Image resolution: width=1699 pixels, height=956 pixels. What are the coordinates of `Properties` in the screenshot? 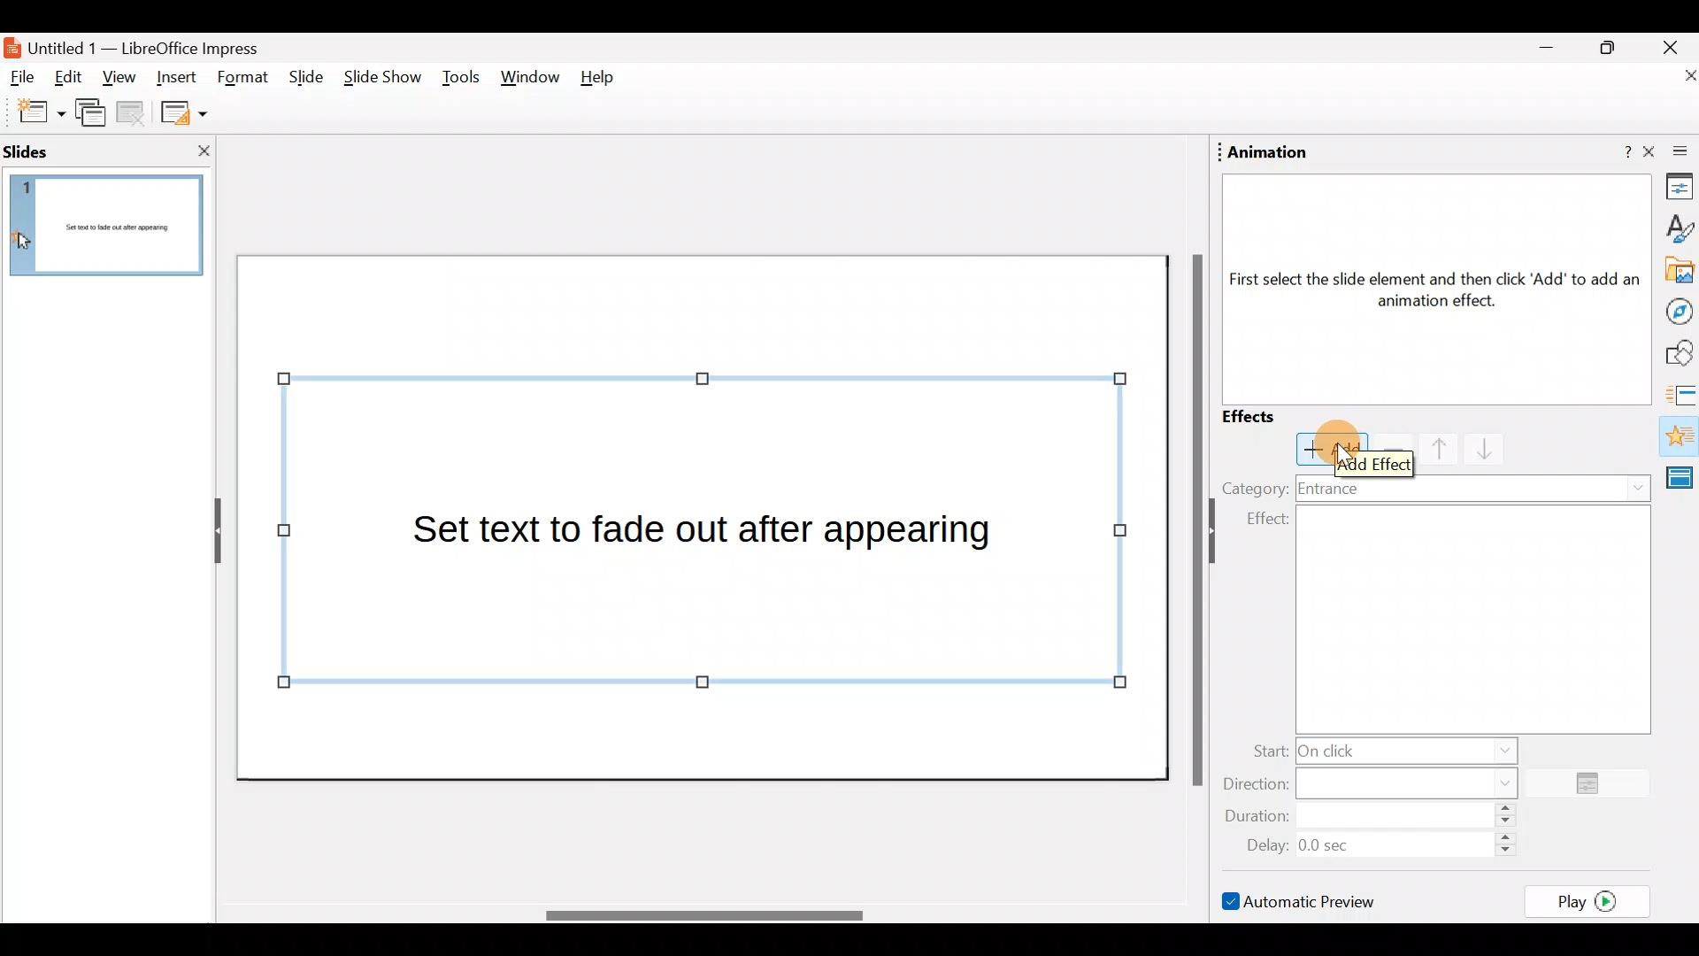 It's located at (1674, 189).